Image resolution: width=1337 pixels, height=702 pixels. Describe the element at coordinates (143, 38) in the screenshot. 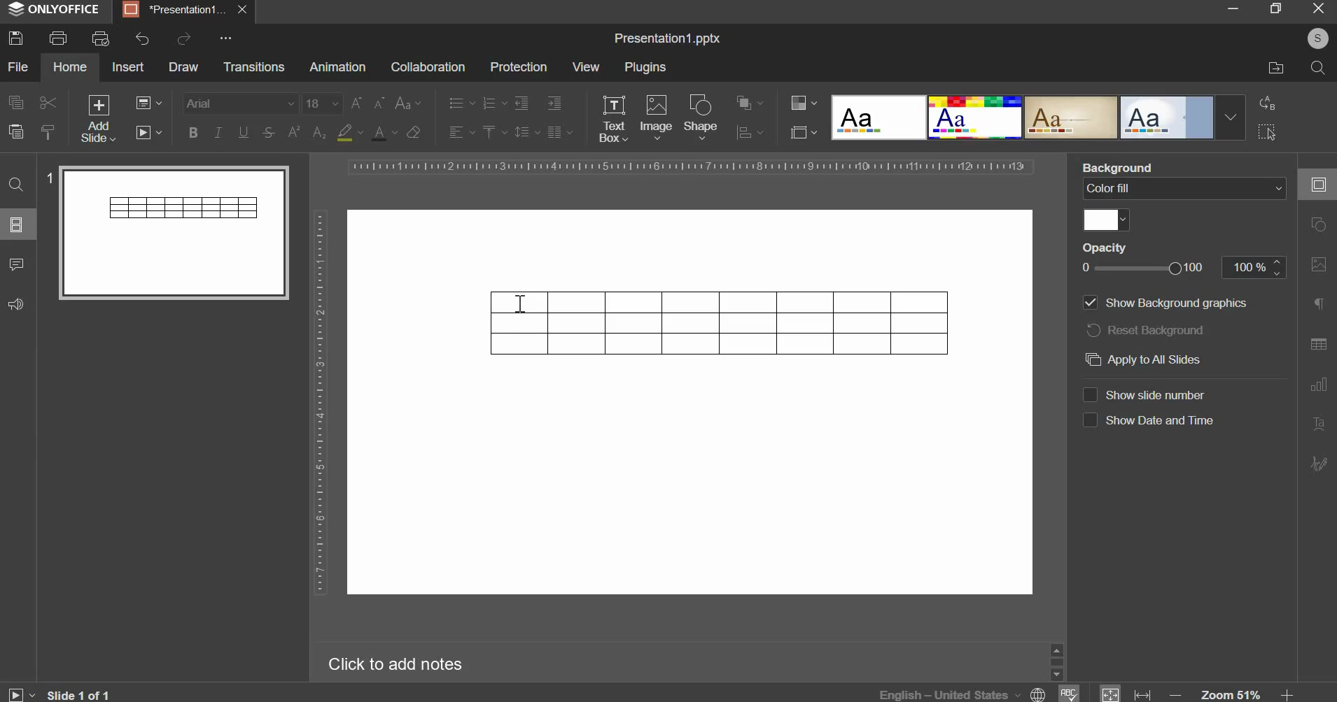

I see `undo` at that location.